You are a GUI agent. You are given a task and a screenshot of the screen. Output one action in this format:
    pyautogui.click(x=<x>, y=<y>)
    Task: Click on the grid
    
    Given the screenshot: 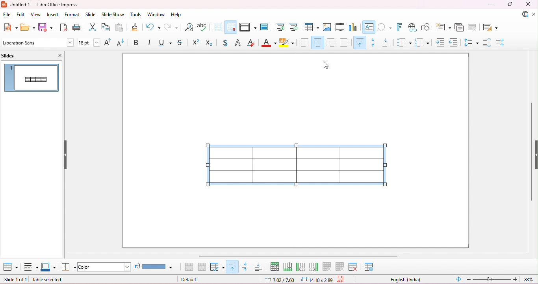 What is the action you would take?
    pyautogui.click(x=217, y=26)
    